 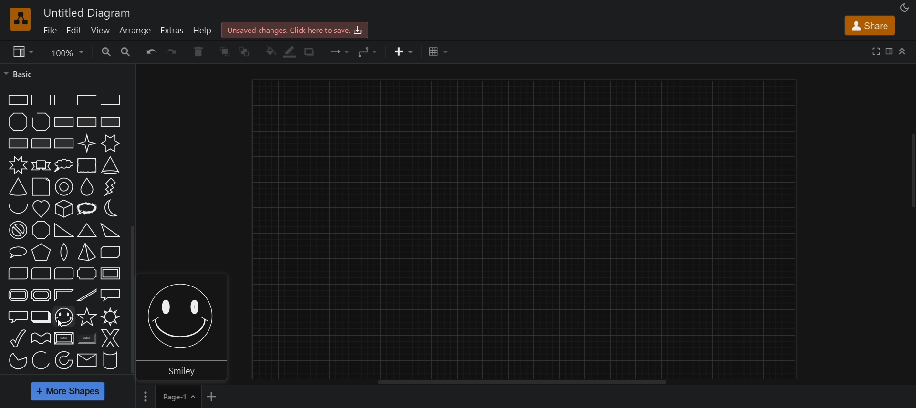 I want to click on acute triangle, so click(x=111, y=232).